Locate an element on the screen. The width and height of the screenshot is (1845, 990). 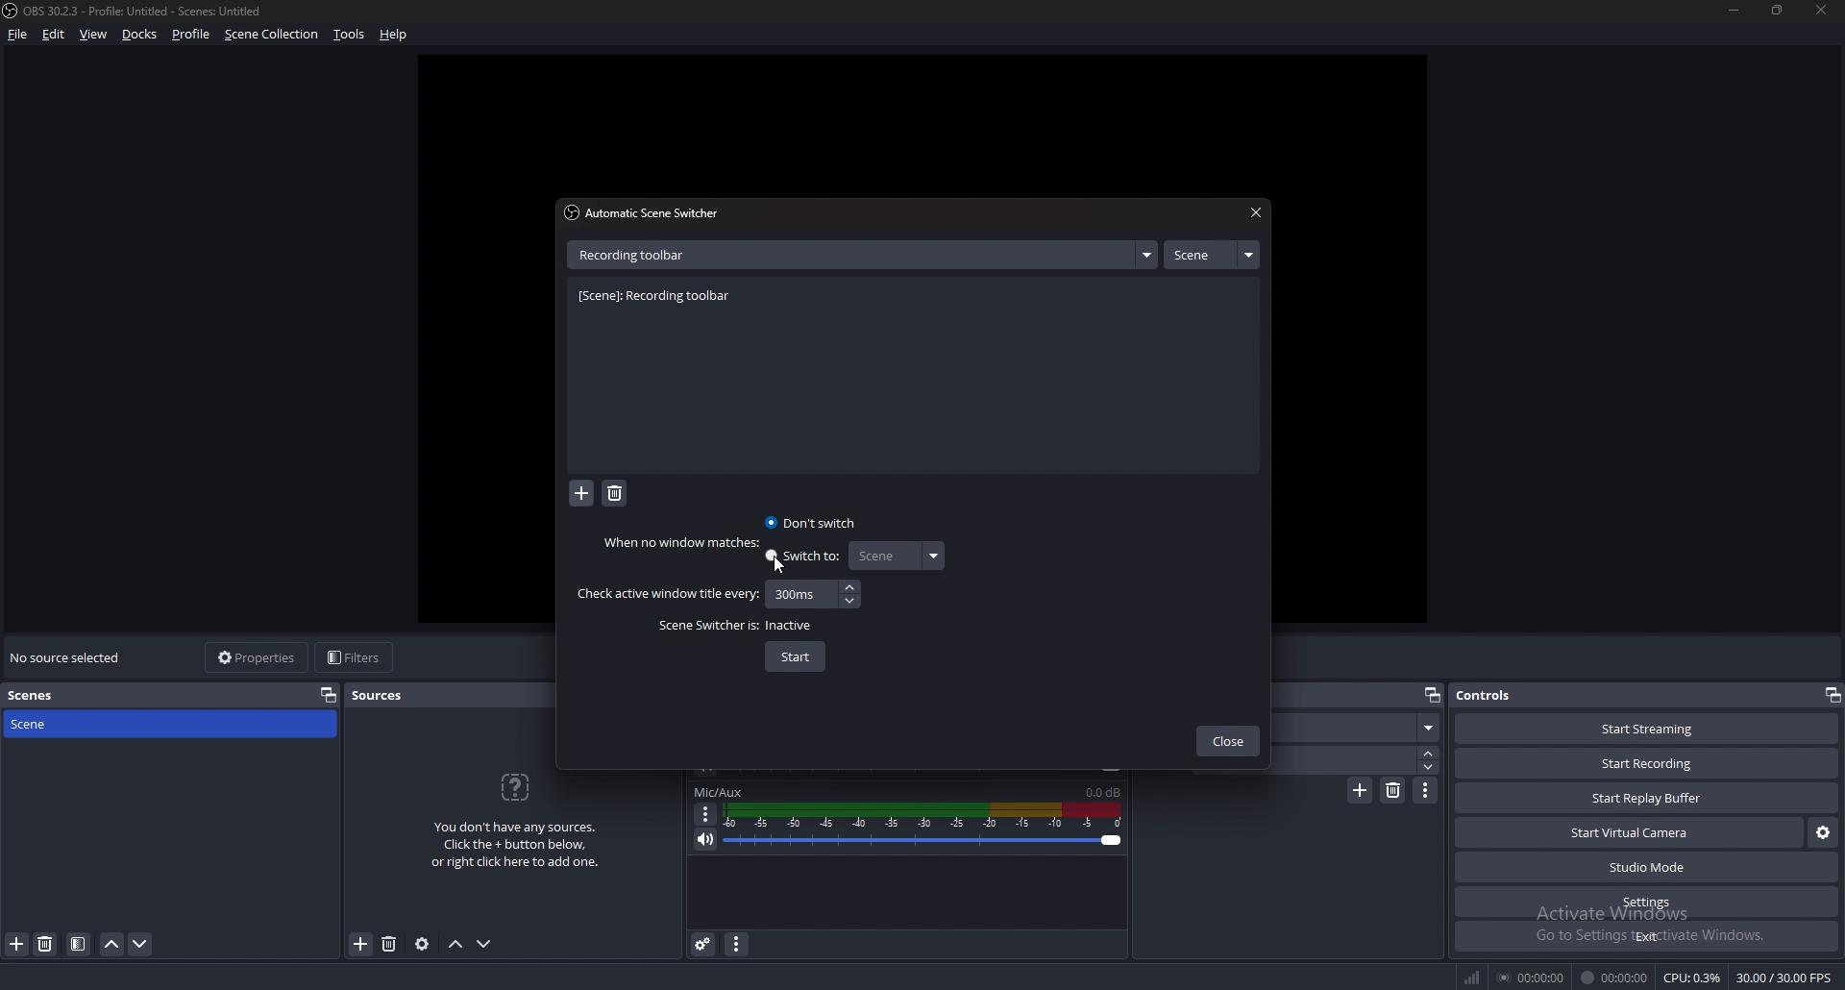
tools is located at coordinates (350, 34).